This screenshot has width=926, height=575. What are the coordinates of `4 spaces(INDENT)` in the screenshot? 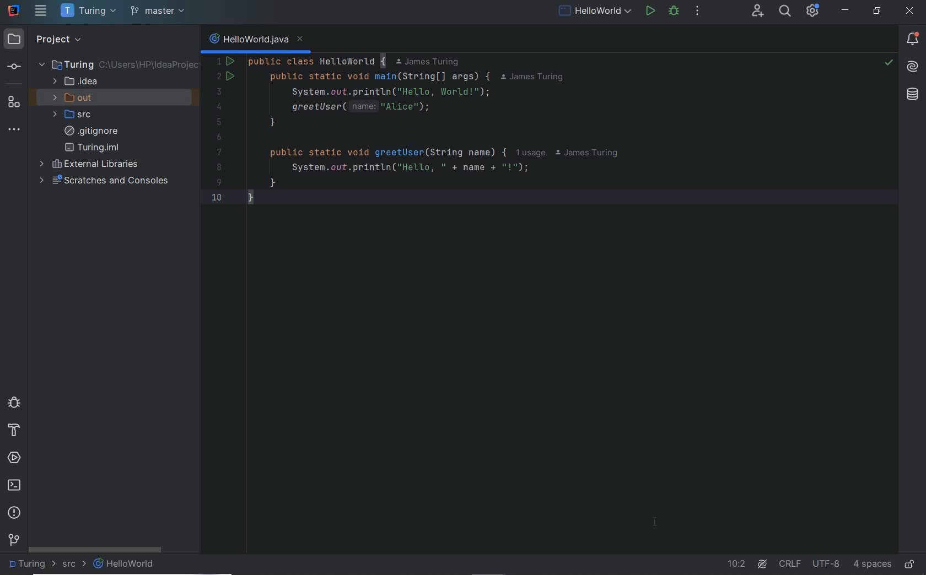 It's located at (873, 563).